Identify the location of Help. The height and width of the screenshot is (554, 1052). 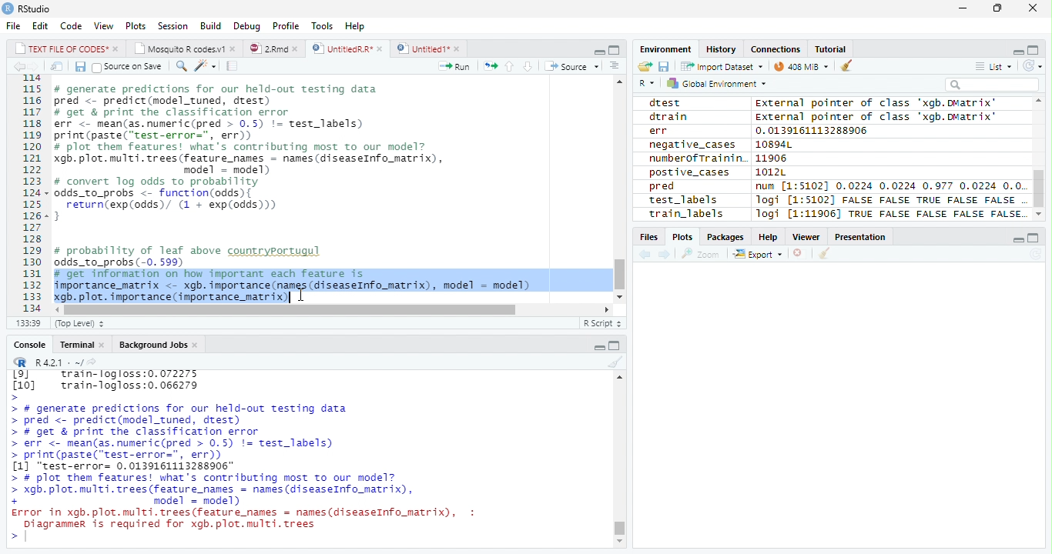
(357, 28).